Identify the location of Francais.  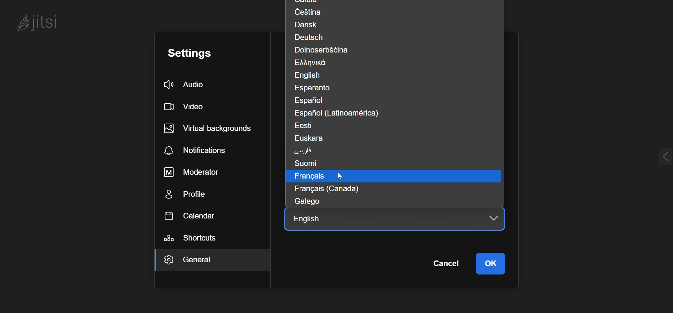
(305, 176).